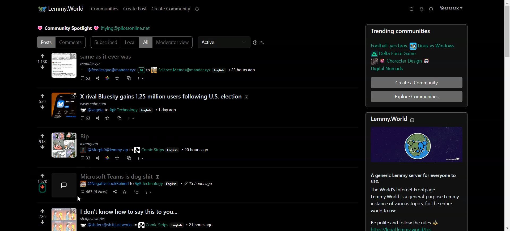 The height and width of the screenshot is (231, 510). I want to click on Posts, so click(107, 56).